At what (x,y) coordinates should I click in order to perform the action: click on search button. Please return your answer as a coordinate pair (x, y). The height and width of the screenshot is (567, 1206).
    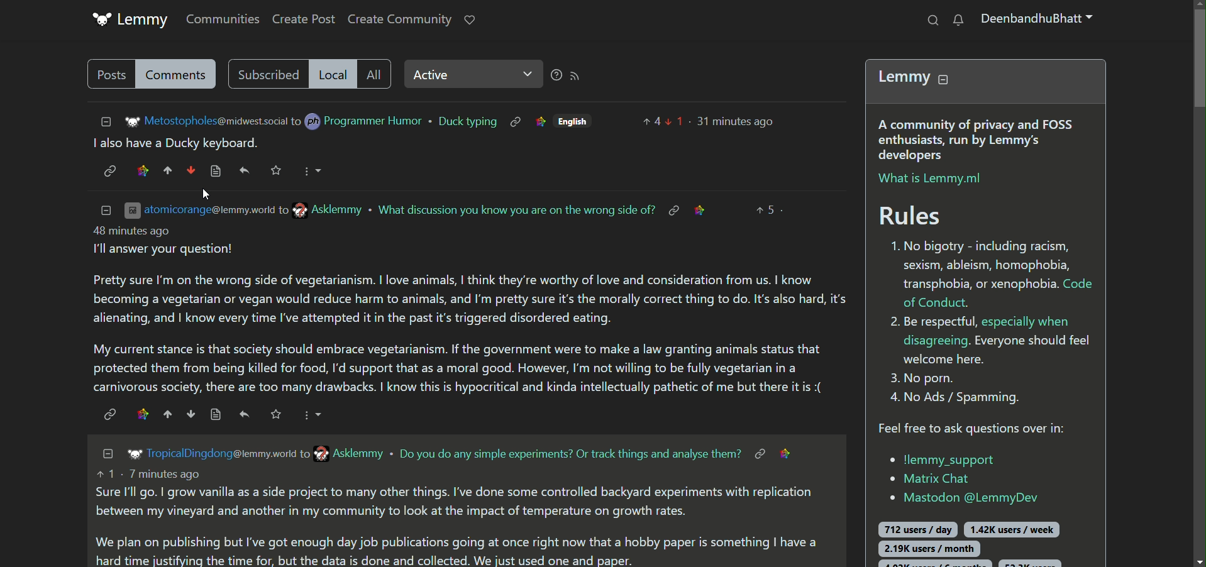
    Looking at the image, I should click on (931, 19).